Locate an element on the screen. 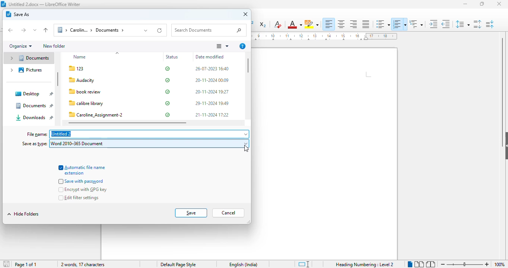 The image size is (508, 268). standard selection is located at coordinates (304, 264).